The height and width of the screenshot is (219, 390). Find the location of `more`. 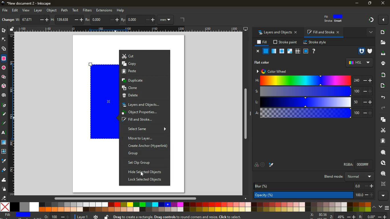

more is located at coordinates (371, 33).